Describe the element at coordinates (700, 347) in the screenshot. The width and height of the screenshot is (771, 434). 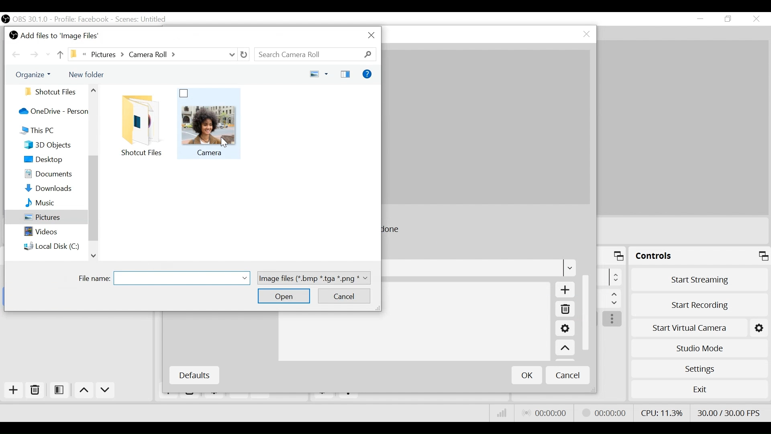
I see `Studio Mode` at that location.